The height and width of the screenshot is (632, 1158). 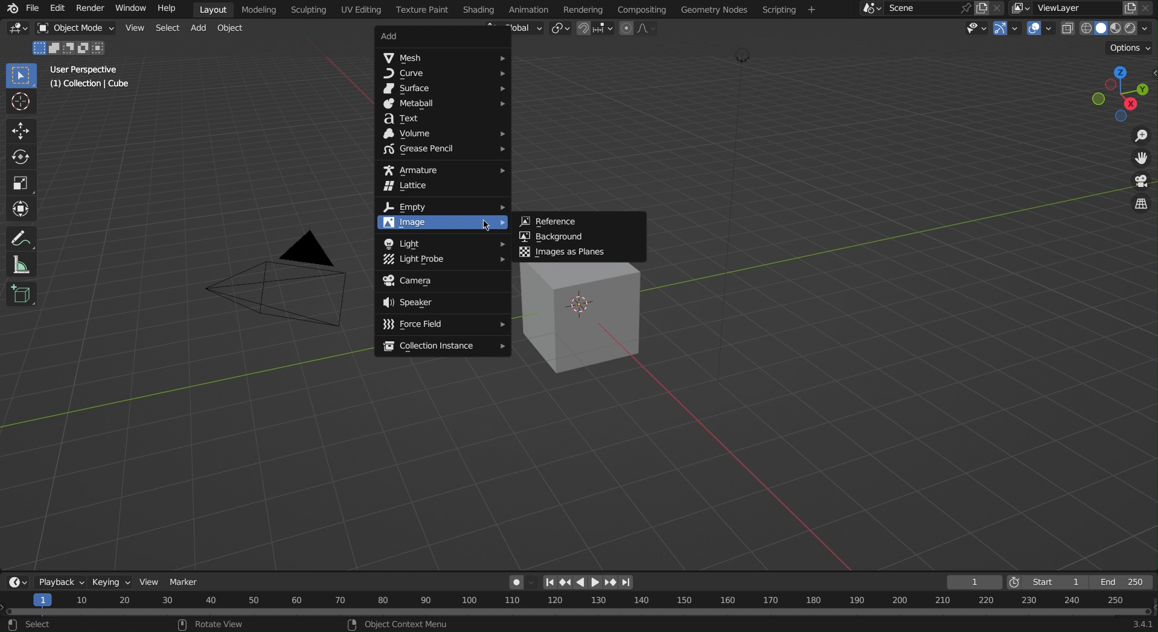 I want to click on Edit, so click(x=58, y=8).